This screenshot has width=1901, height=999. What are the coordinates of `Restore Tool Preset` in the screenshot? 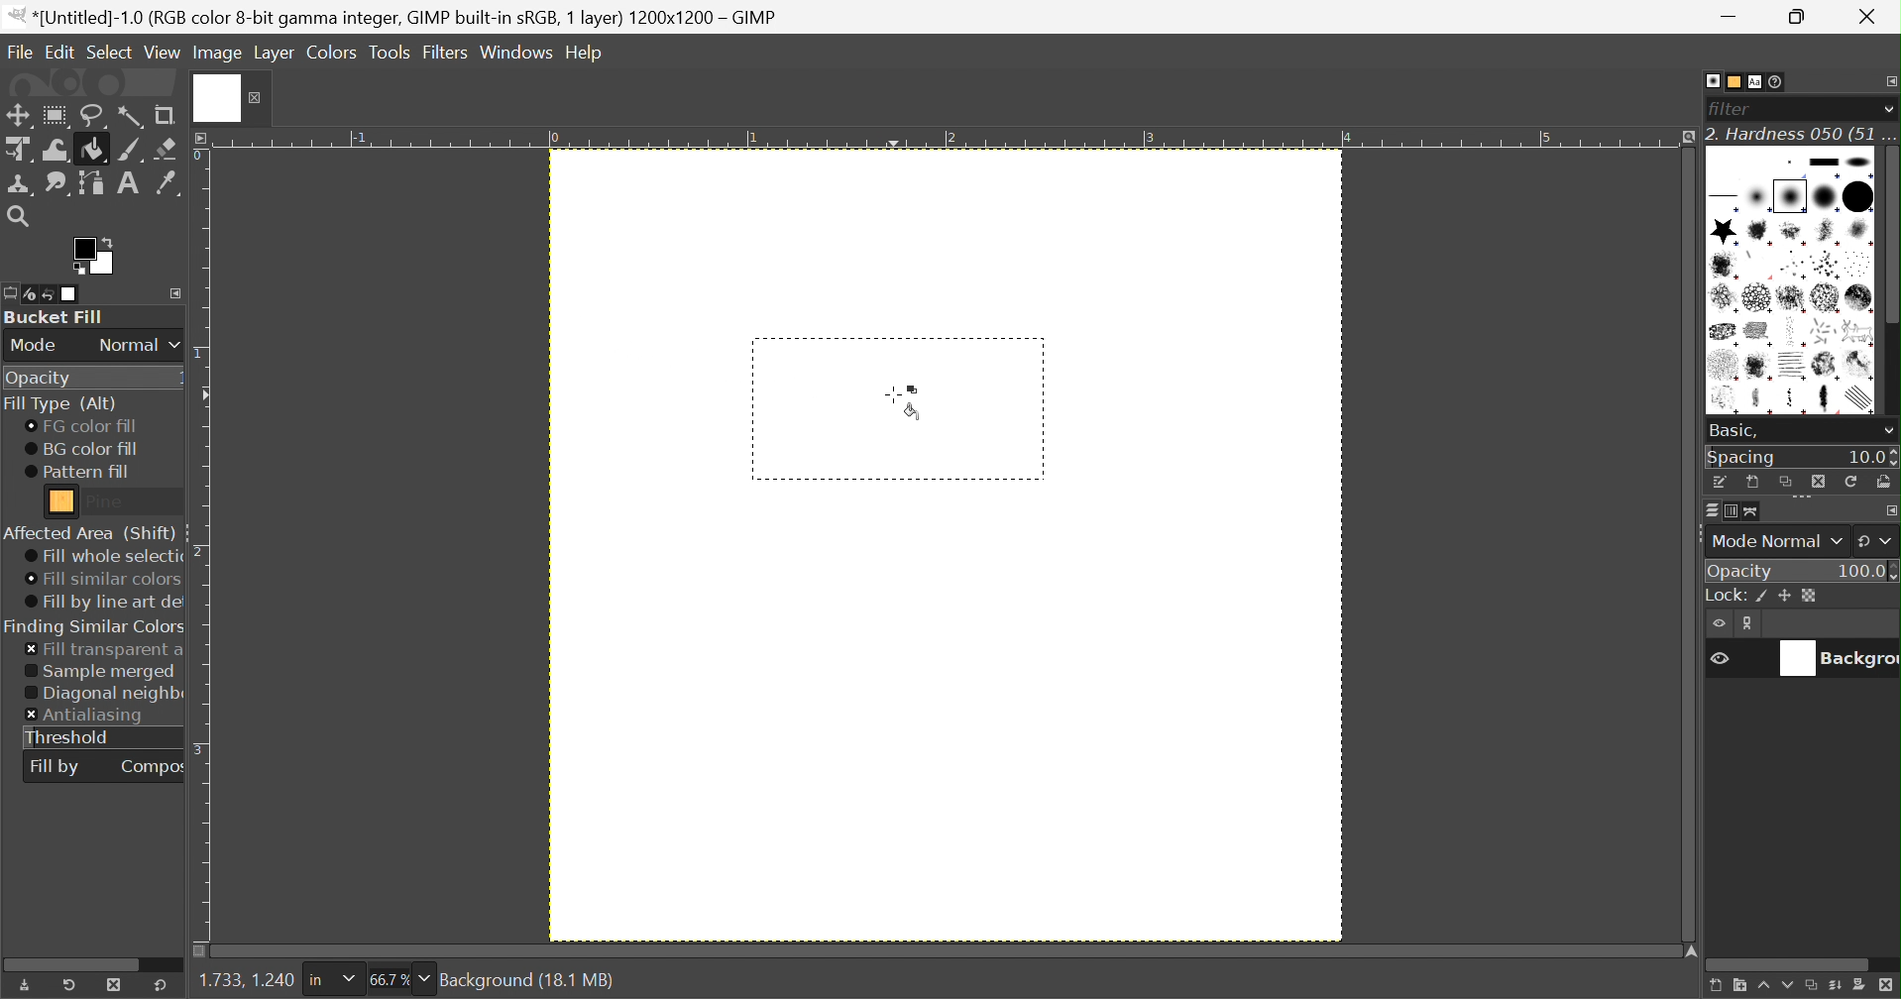 It's located at (68, 985).